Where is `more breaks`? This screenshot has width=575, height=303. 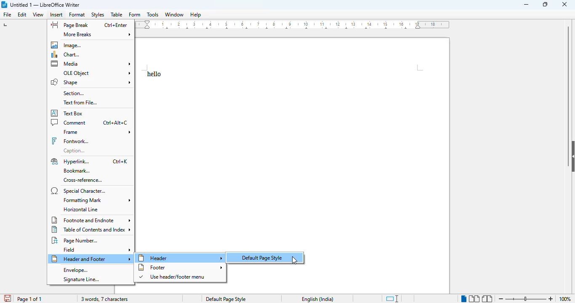
more breaks is located at coordinates (95, 35).